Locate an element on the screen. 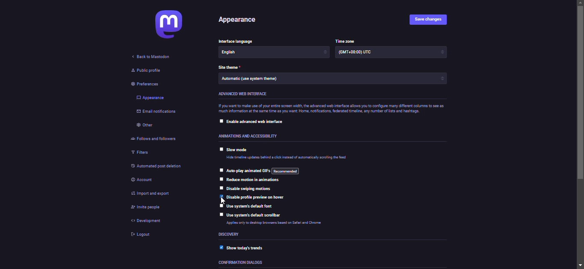 This screenshot has height=269, width=584. click to select is located at coordinates (221, 149).